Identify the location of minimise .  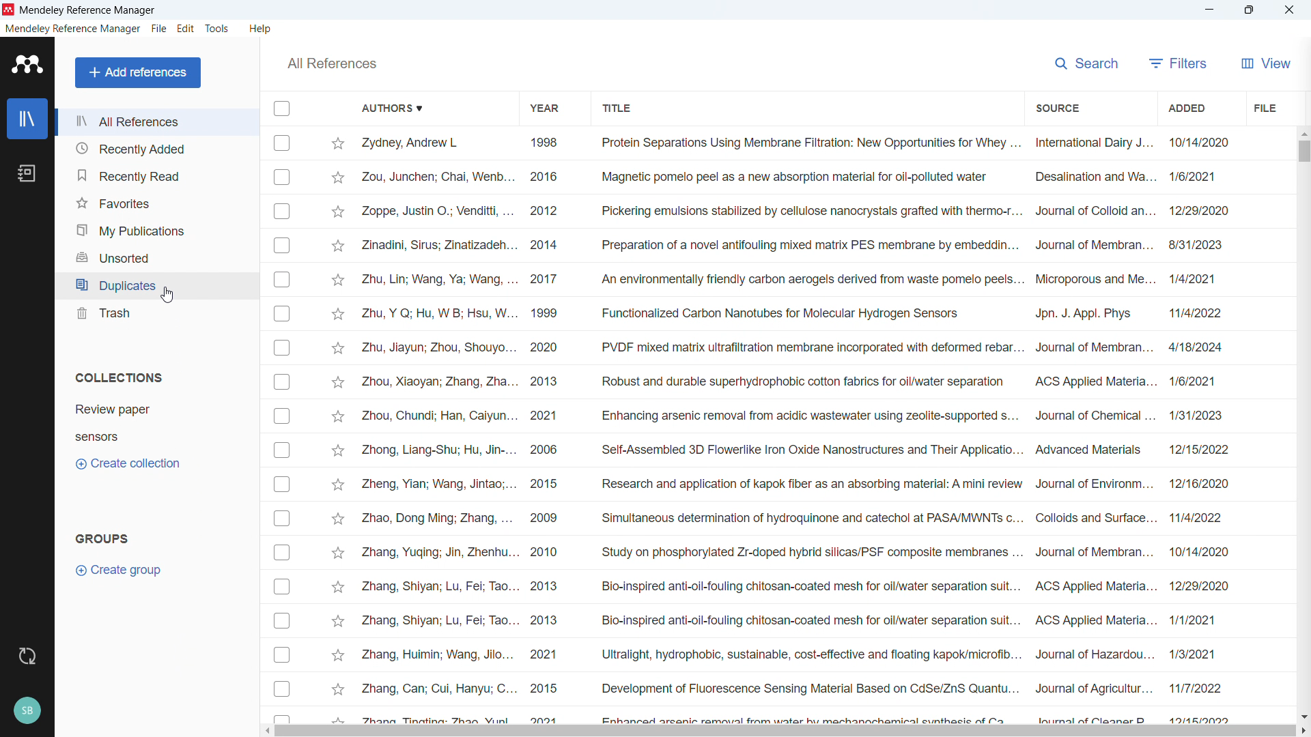
(1210, 10).